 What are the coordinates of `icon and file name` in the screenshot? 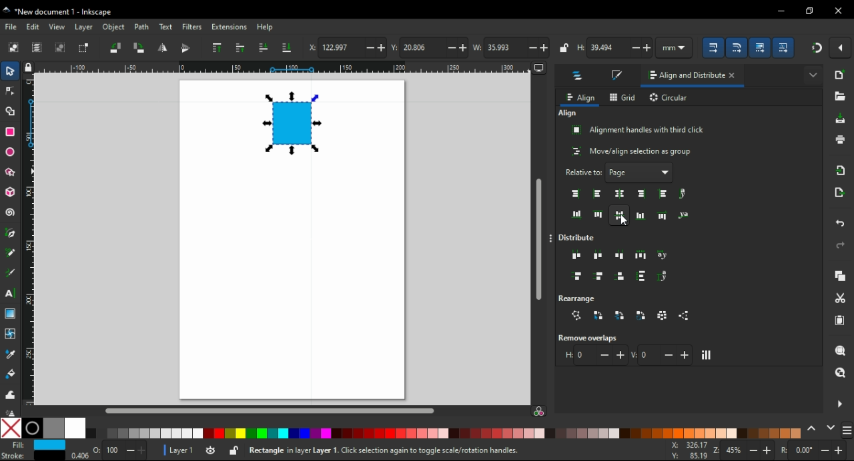 It's located at (61, 12).